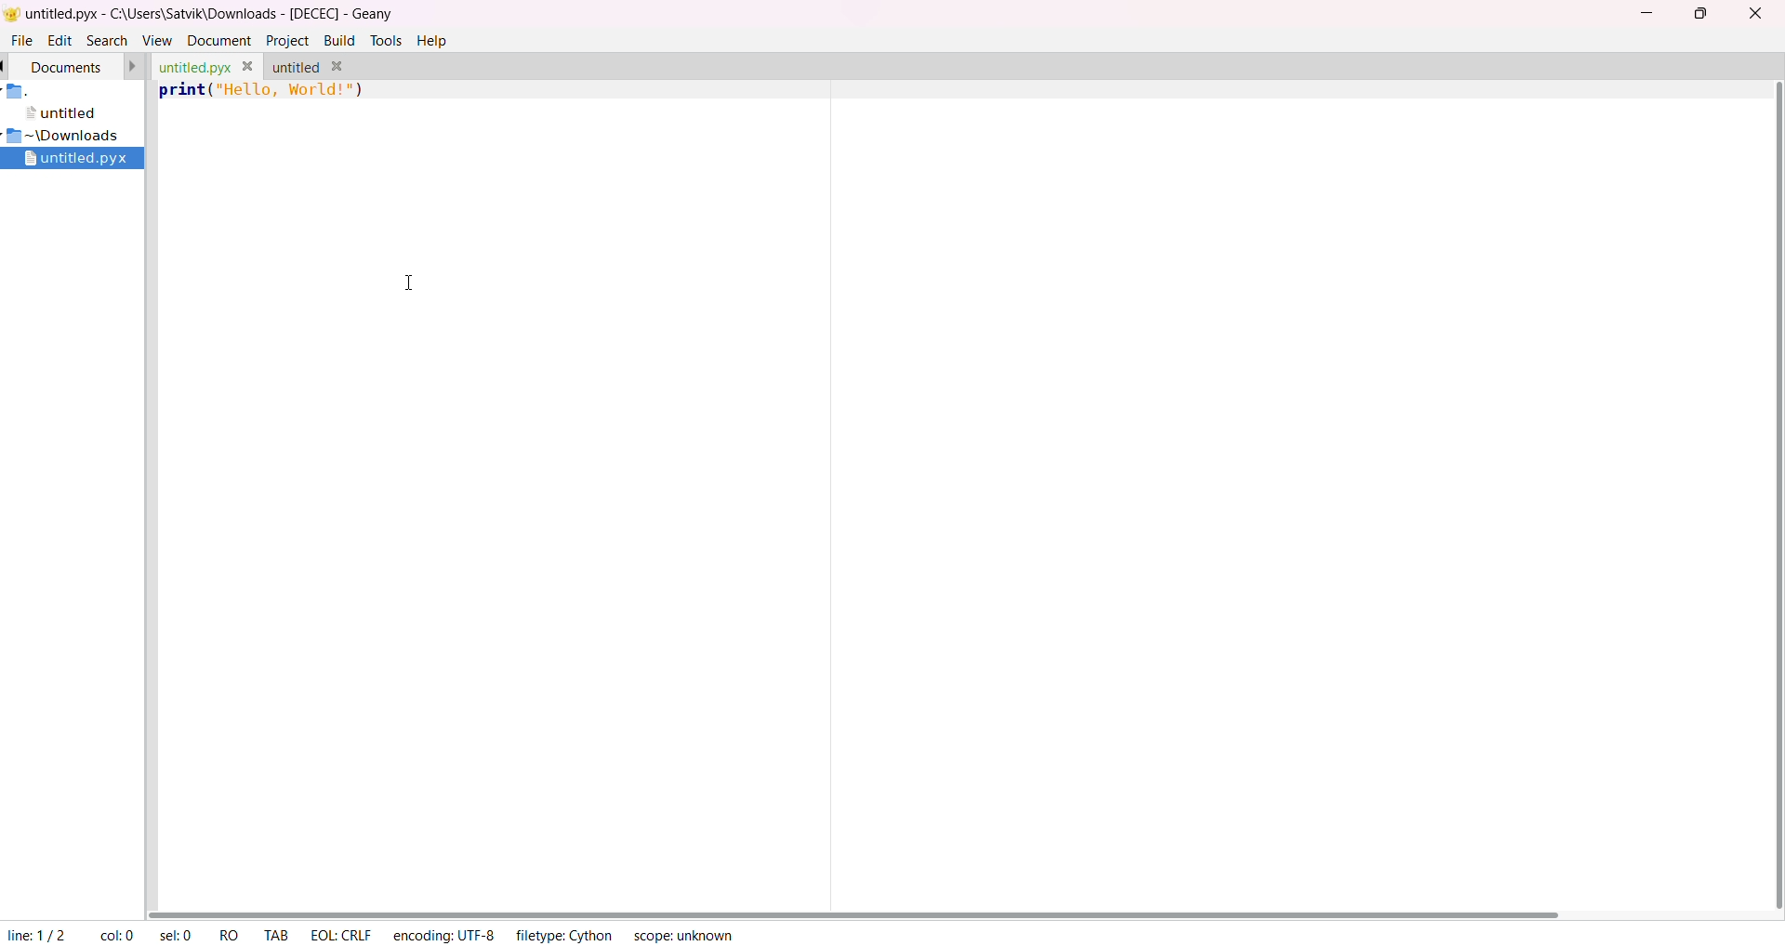 This screenshot has width=1785, height=946. What do you see at coordinates (196, 67) in the screenshot?
I see `untitled.pyx` at bounding box center [196, 67].